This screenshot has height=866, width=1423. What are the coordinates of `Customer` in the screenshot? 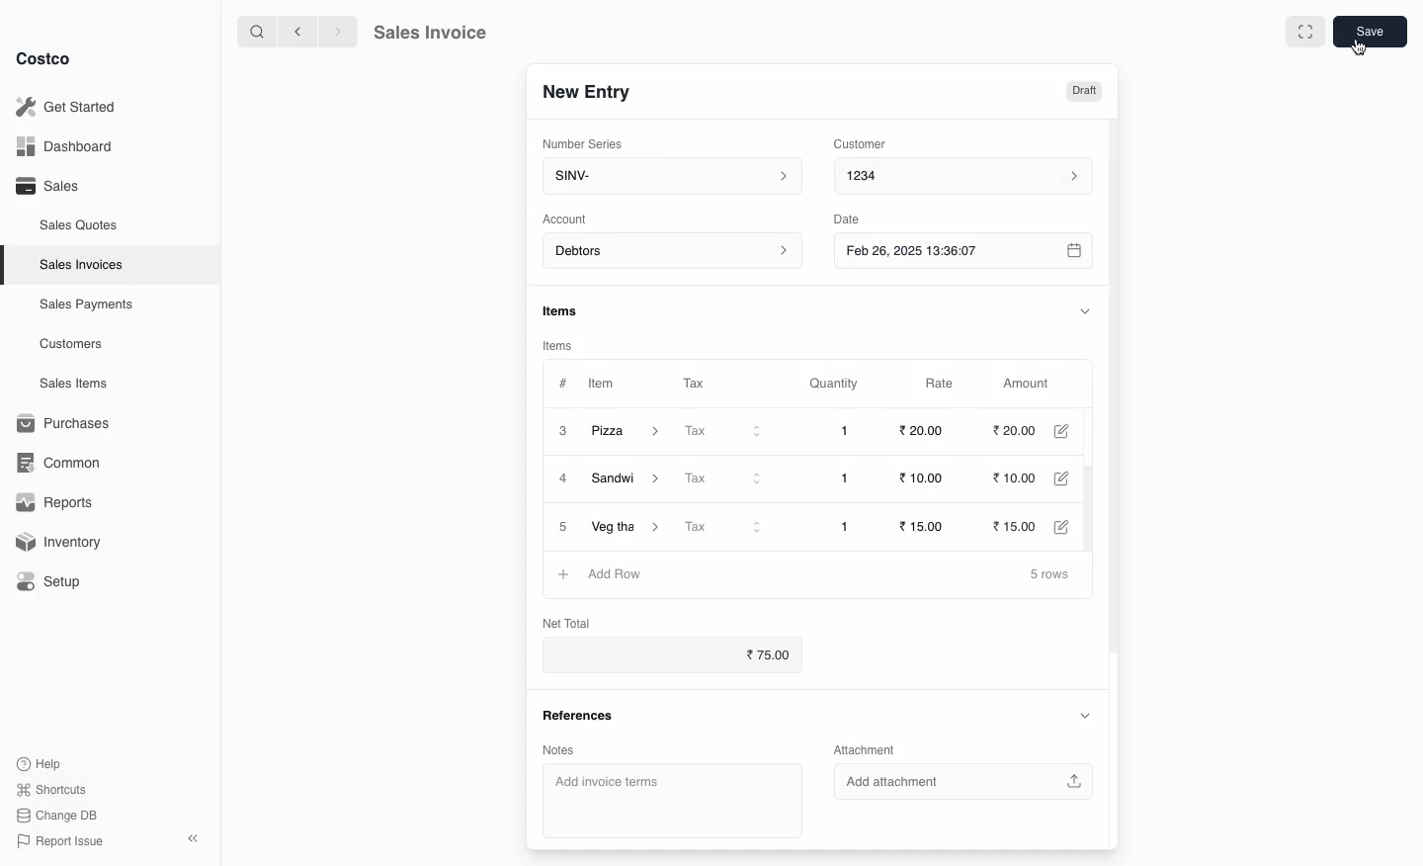 It's located at (863, 142).